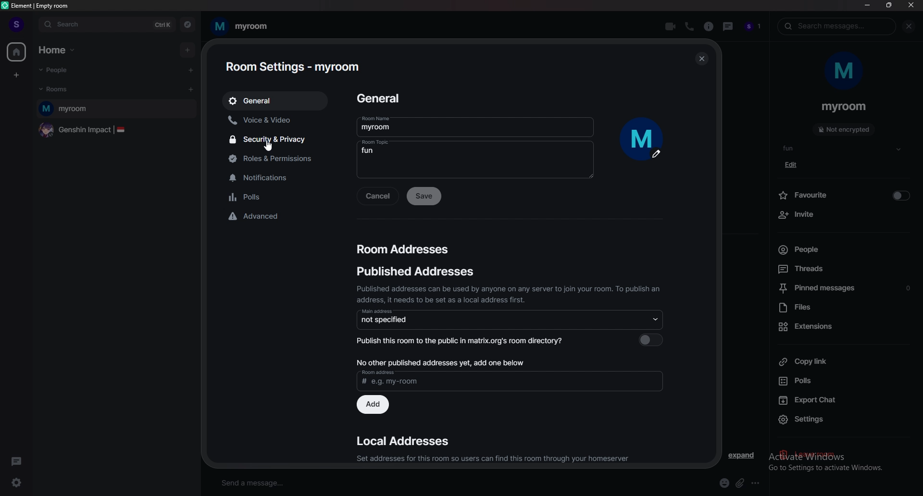 This screenshot has height=496, width=923. Describe the element at coordinates (85, 25) in the screenshot. I see `search` at that location.